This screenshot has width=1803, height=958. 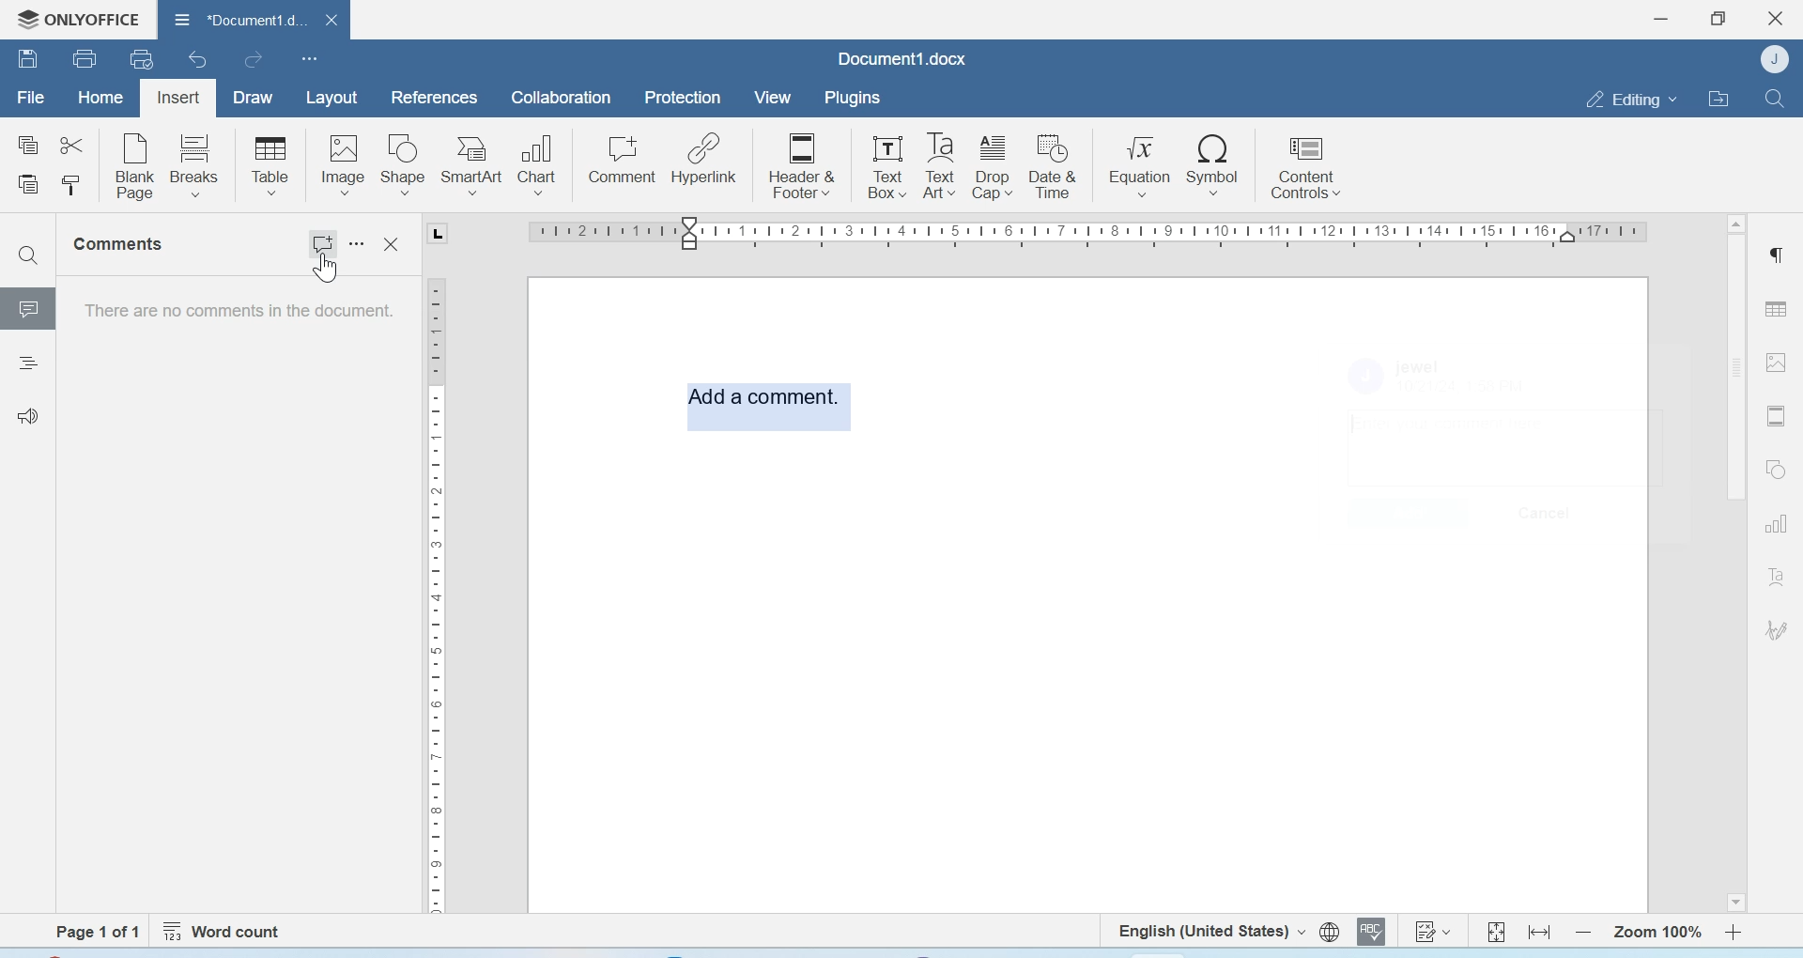 What do you see at coordinates (310, 58) in the screenshot?
I see `customize quick access toolbar` at bounding box center [310, 58].